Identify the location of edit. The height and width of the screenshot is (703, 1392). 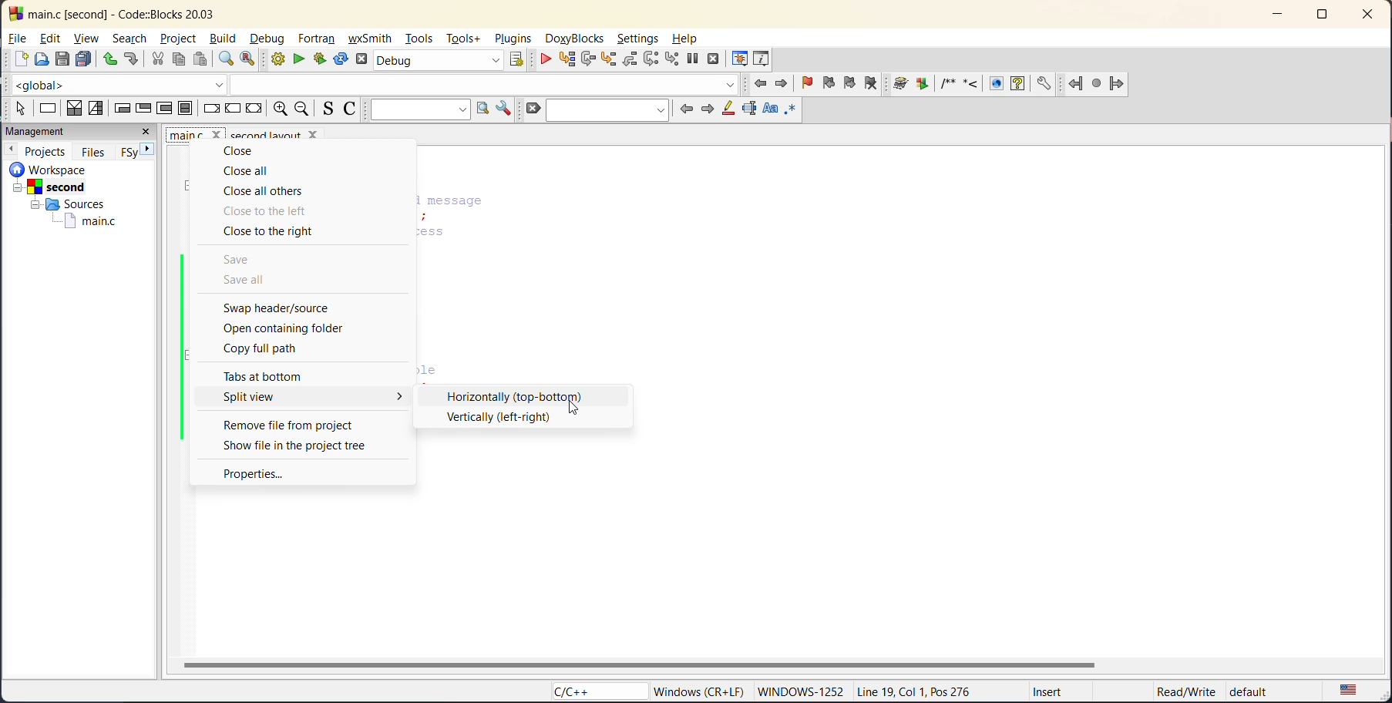
(54, 37).